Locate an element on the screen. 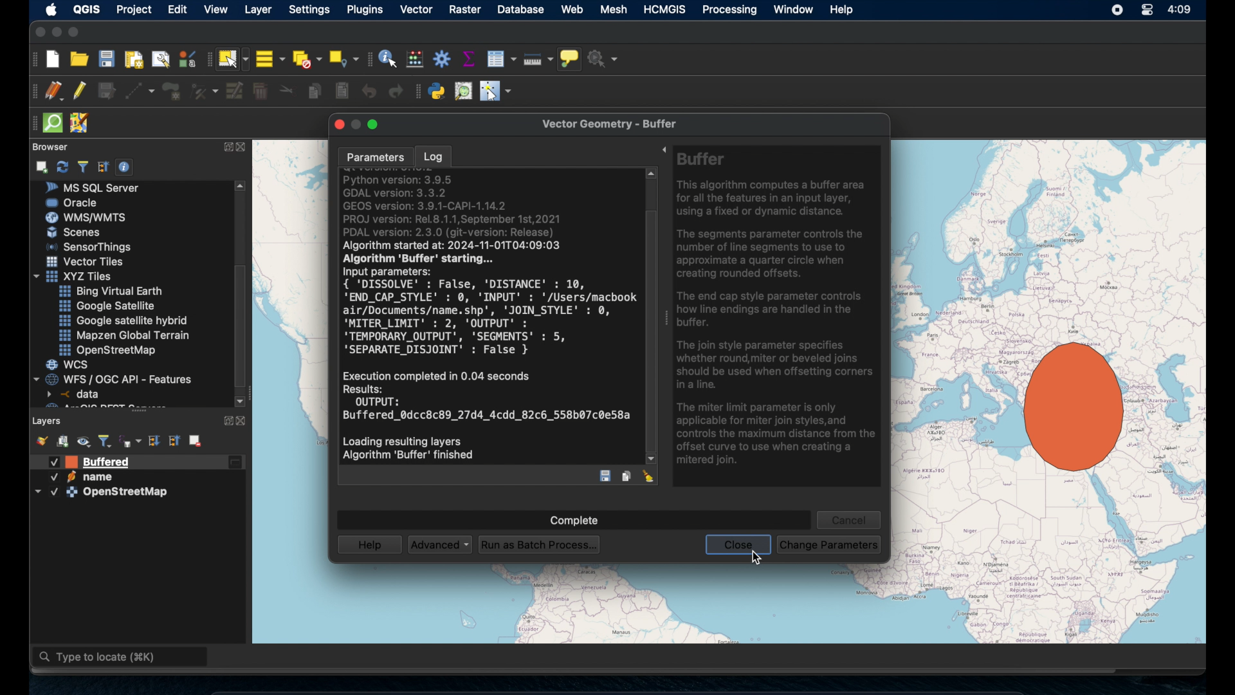  help is located at coordinates (843, 10).